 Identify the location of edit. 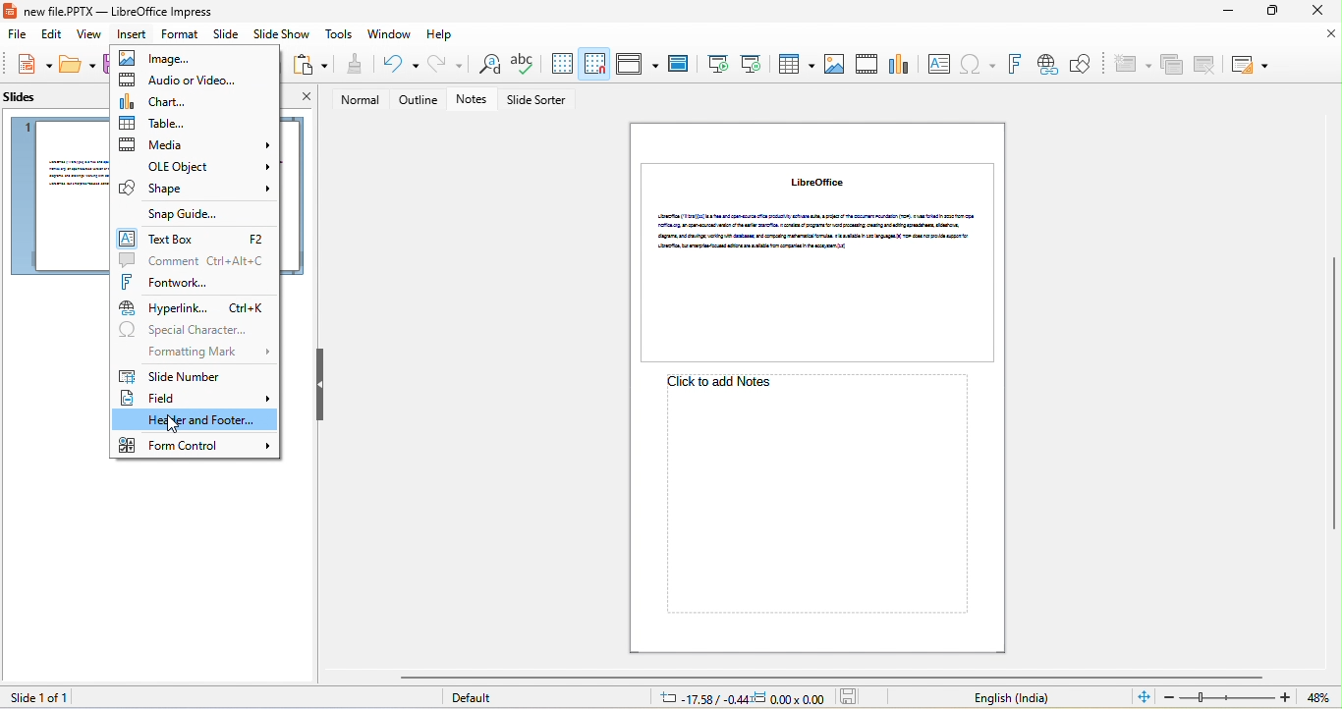
(49, 36).